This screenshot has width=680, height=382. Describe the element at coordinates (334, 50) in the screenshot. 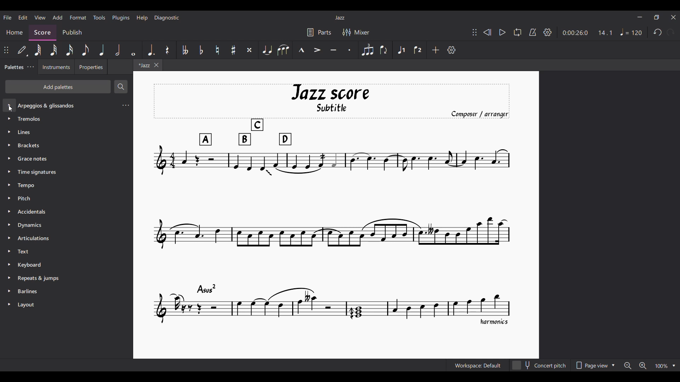

I see `Tenuto` at that location.